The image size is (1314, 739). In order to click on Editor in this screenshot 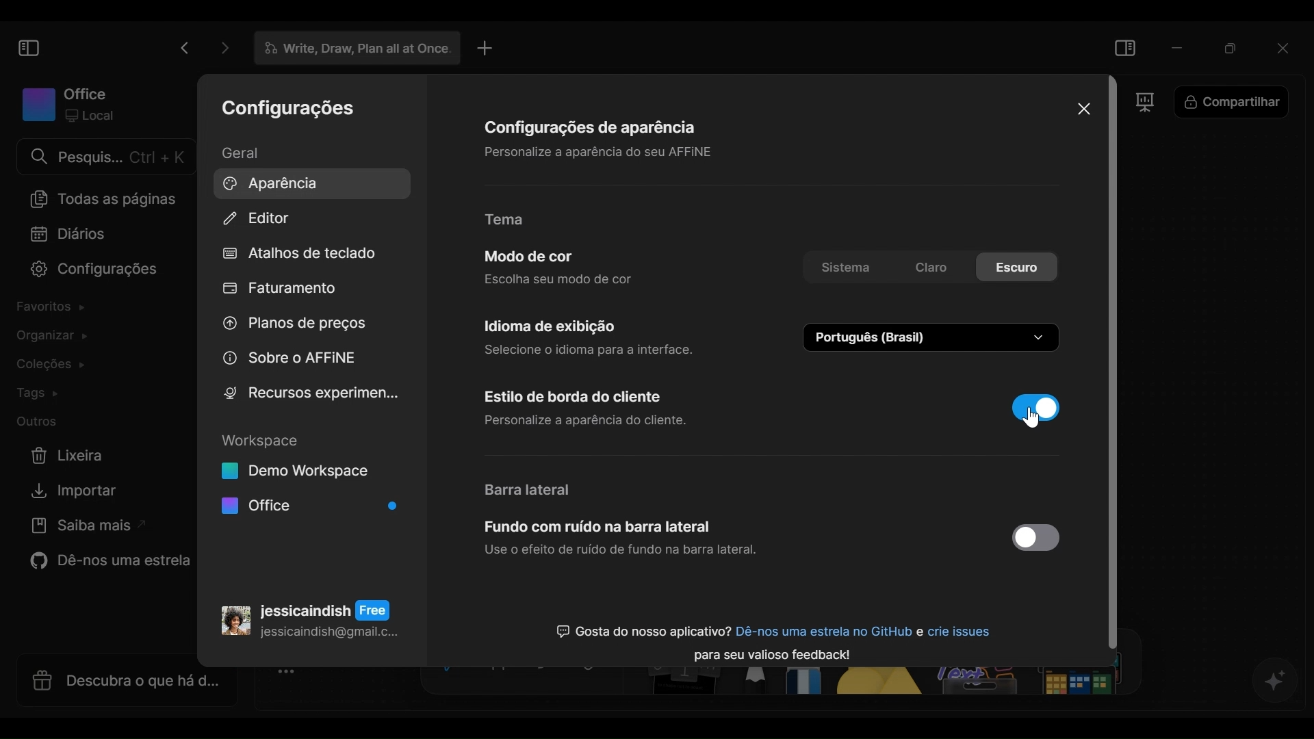, I will do `click(258, 220)`.